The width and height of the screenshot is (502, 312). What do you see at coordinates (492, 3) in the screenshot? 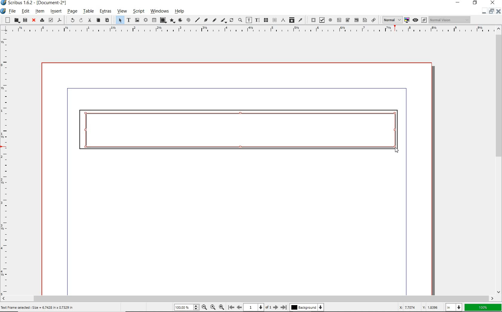
I see `close` at bounding box center [492, 3].